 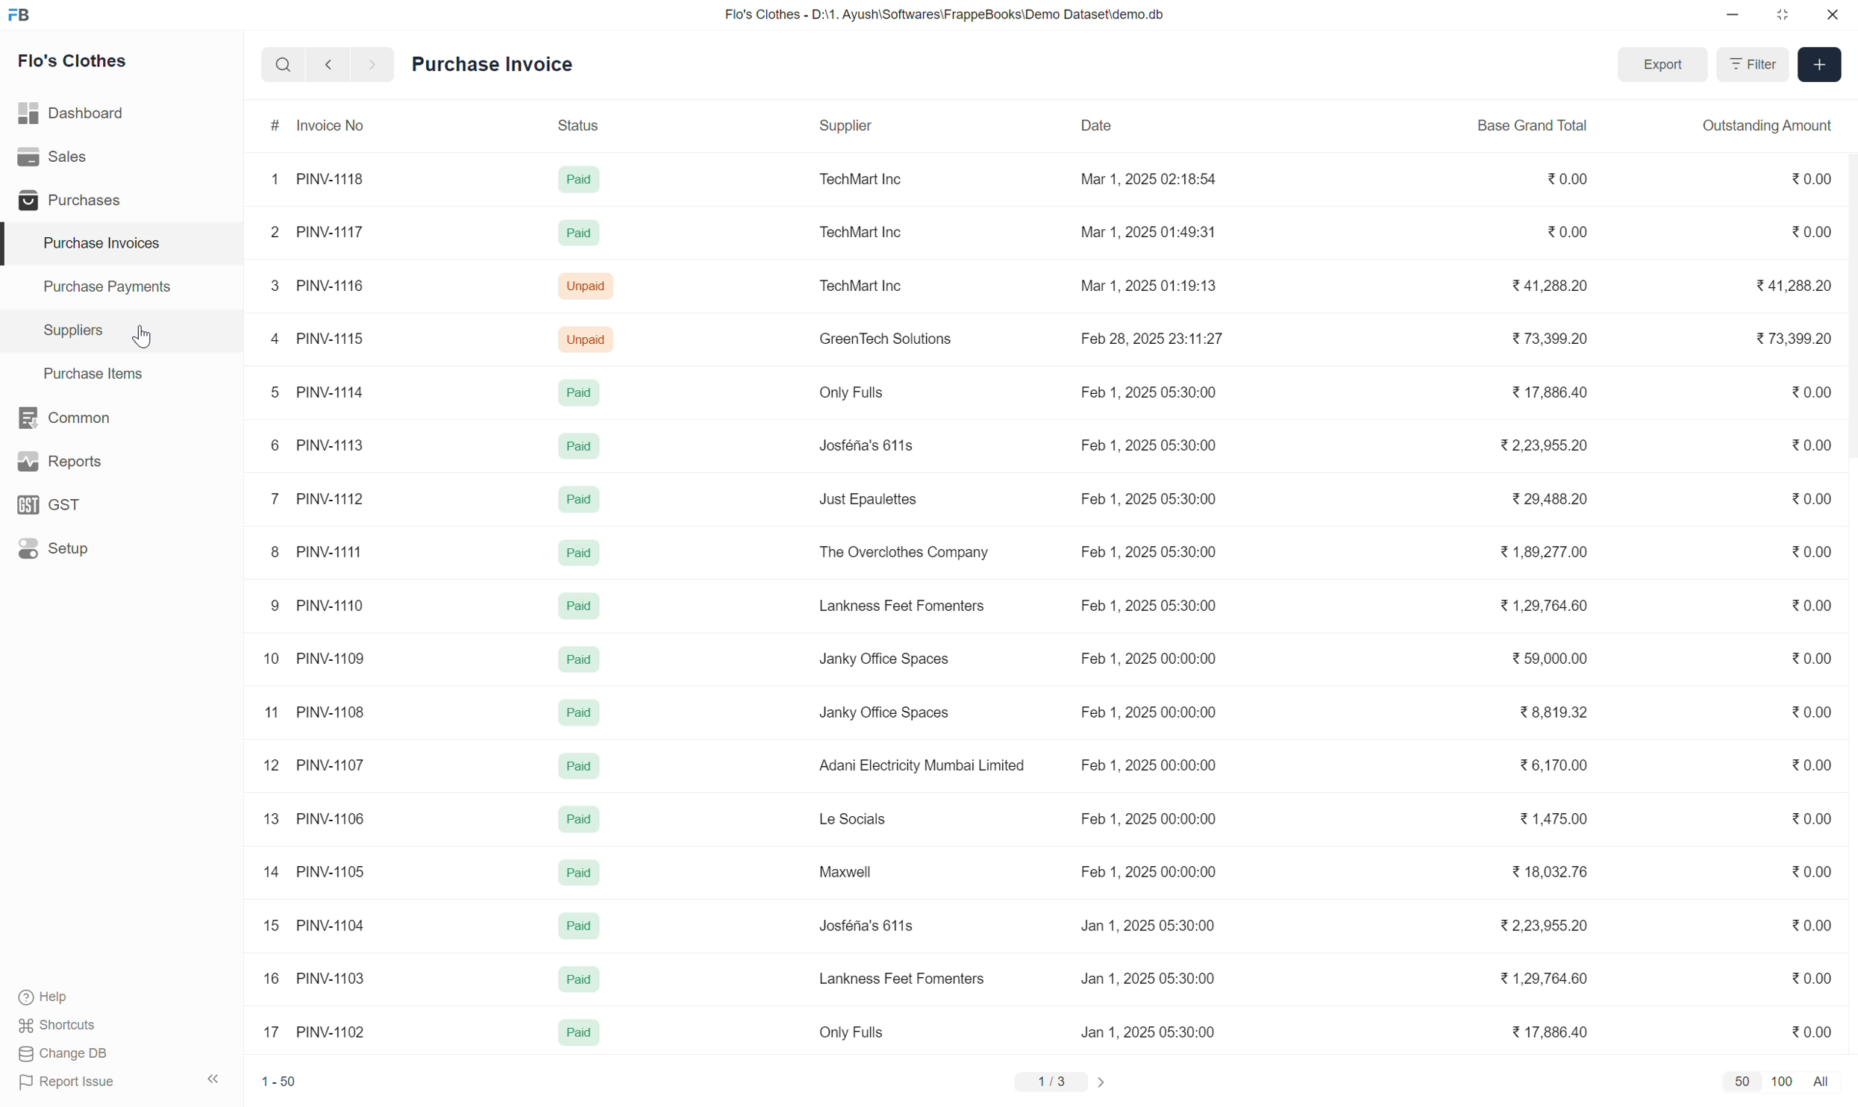 What do you see at coordinates (302, 922) in the screenshot?
I see `15 PINV-1104` at bounding box center [302, 922].